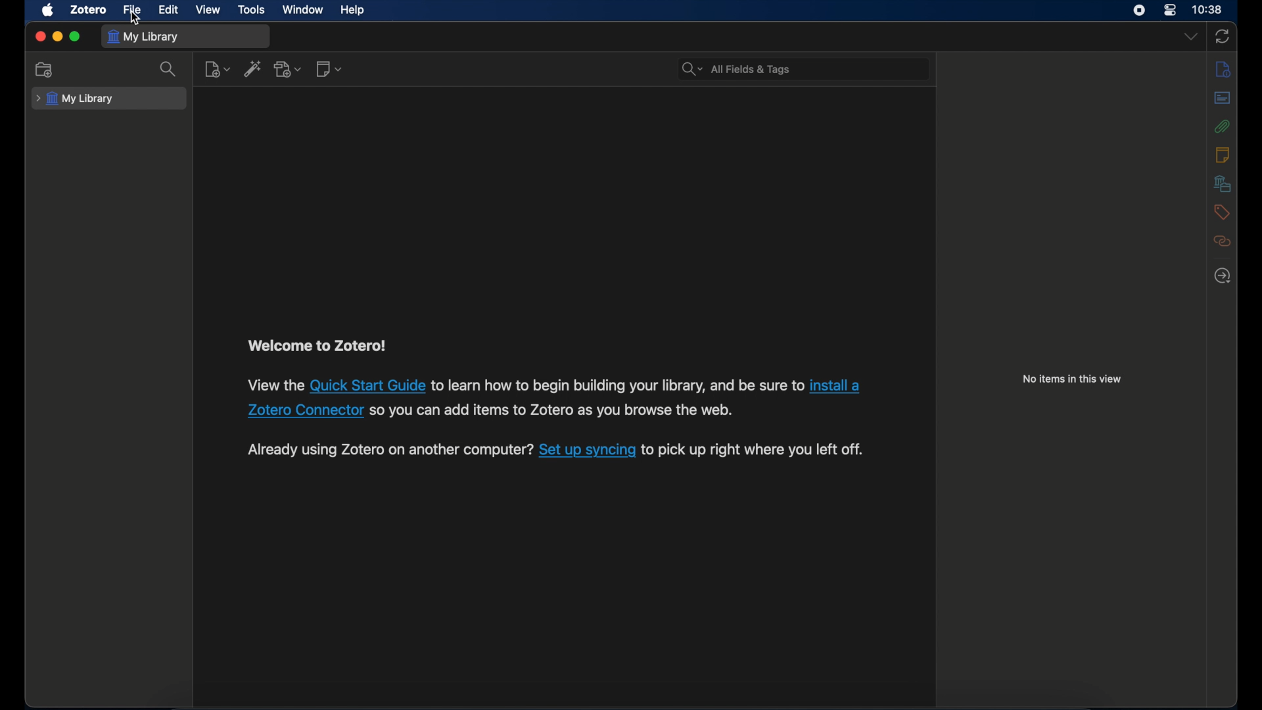  Describe the element at coordinates (75, 37) in the screenshot. I see `maximize` at that location.